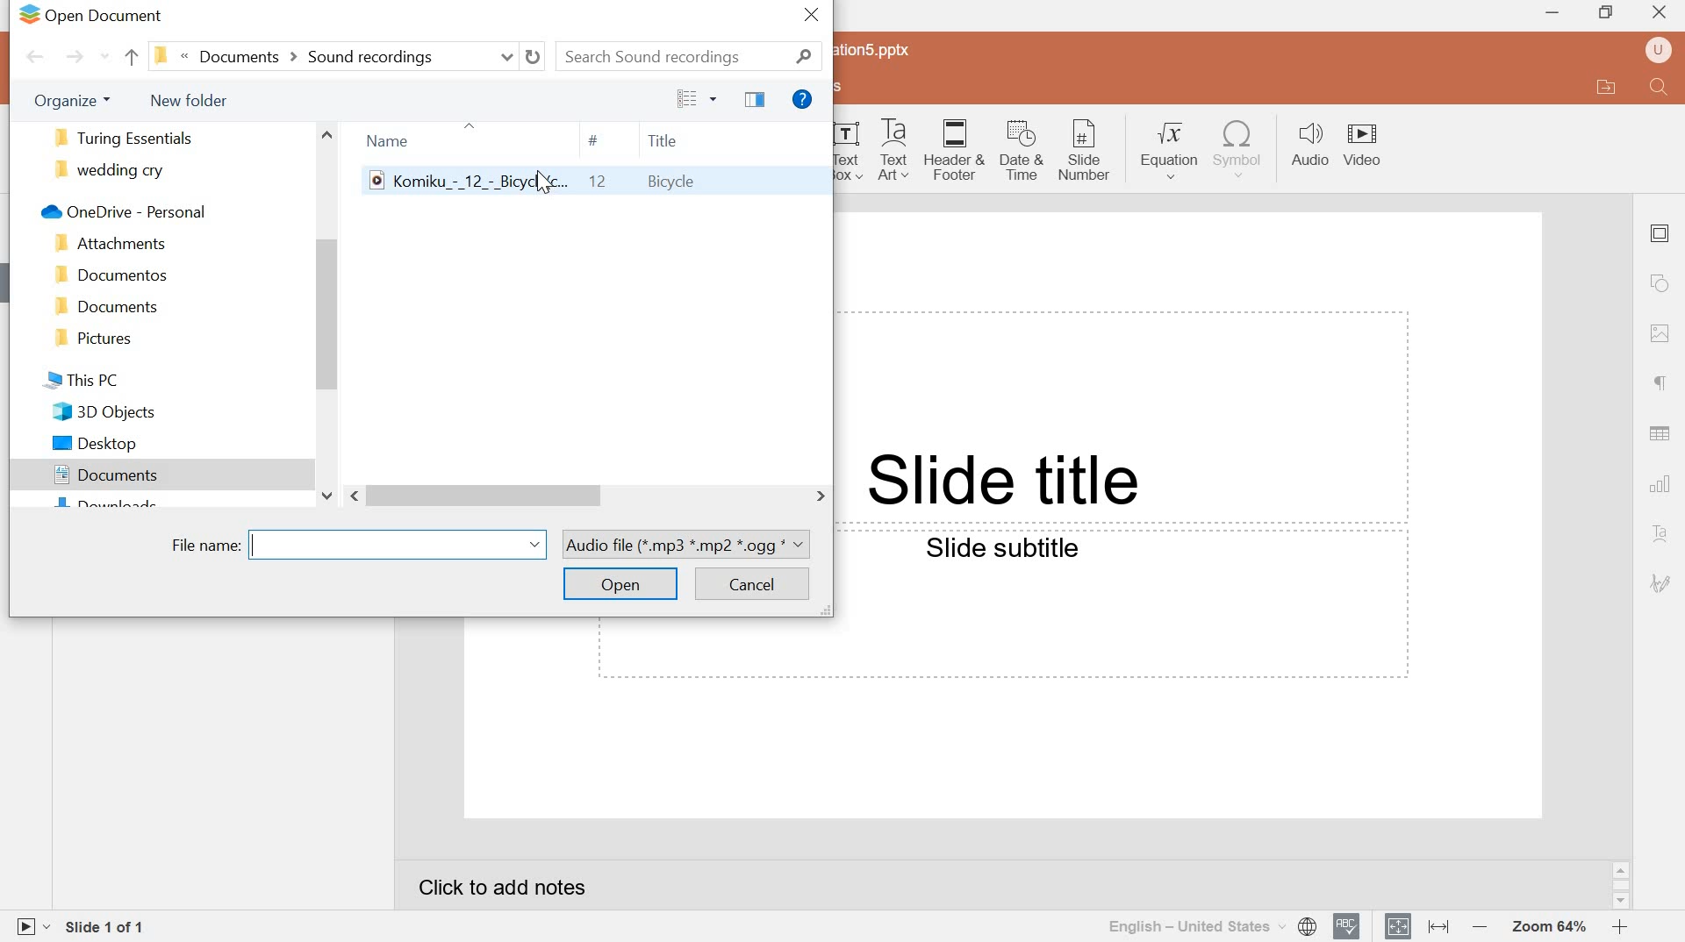 This screenshot has width=1685, height=942. I want to click on scroll down, so click(326, 496).